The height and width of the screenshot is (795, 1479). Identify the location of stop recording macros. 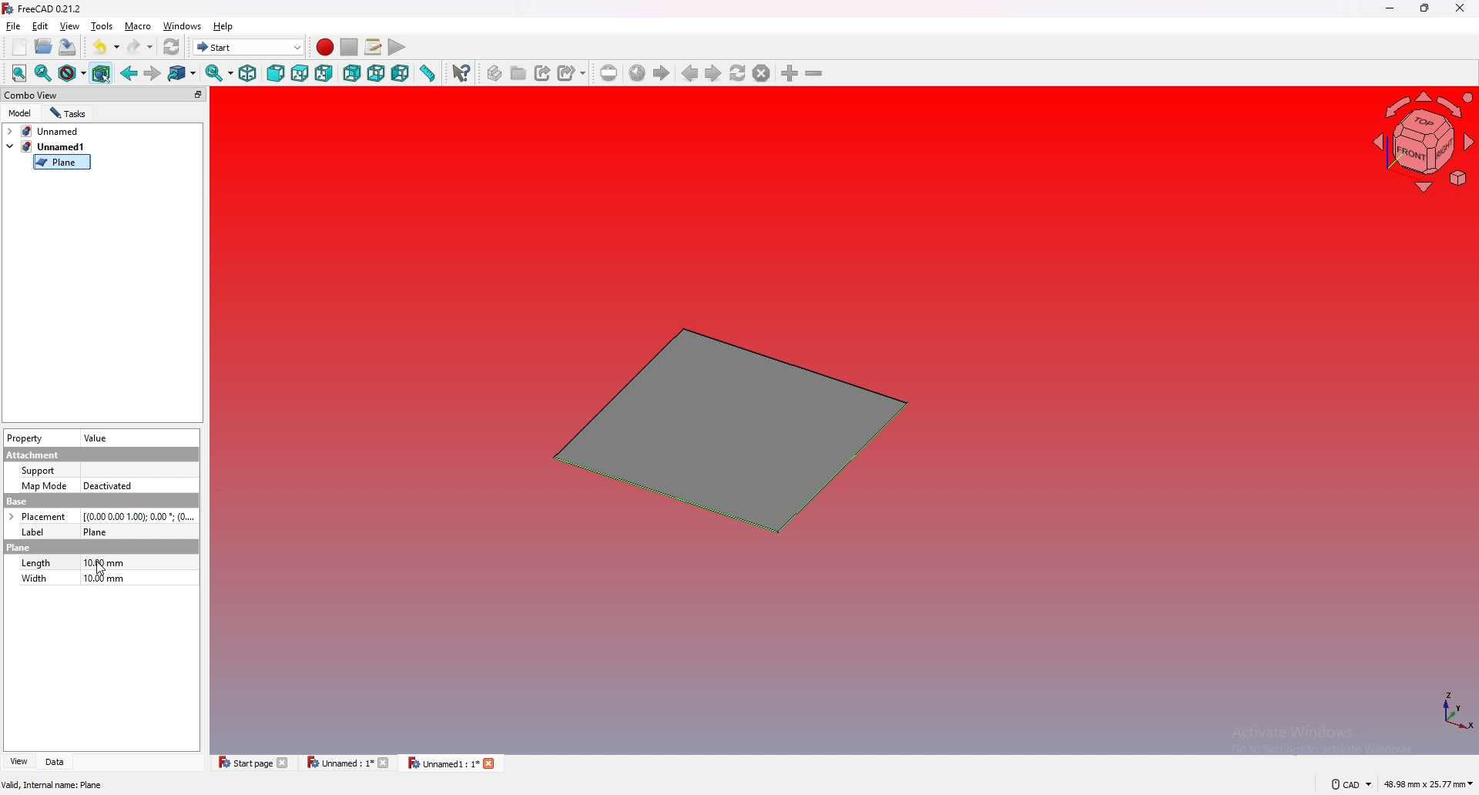
(350, 47).